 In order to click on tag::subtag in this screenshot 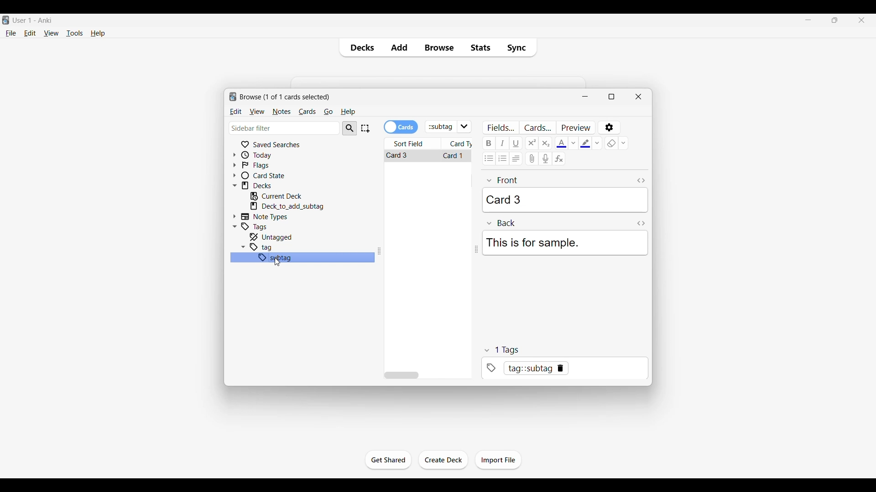, I will do `click(563, 369)`.